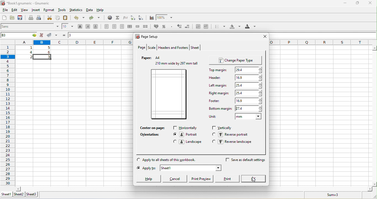  Describe the element at coordinates (20, 194) in the screenshot. I see `sheet 2` at that location.